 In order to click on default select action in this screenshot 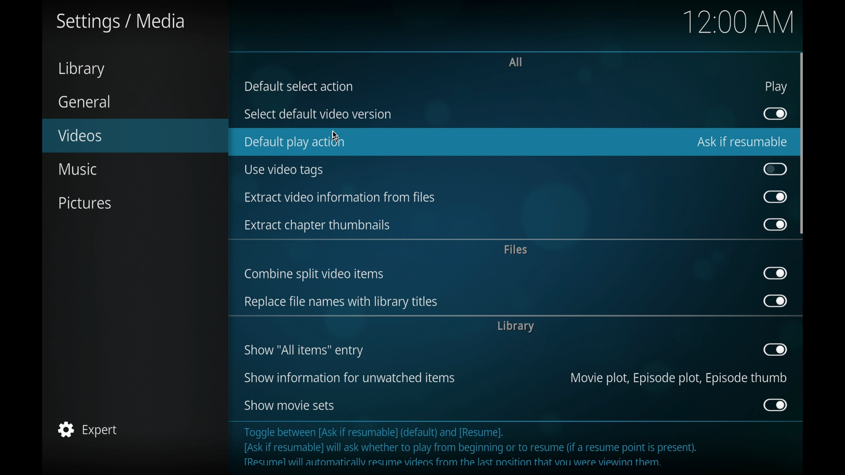, I will do `click(299, 86)`.